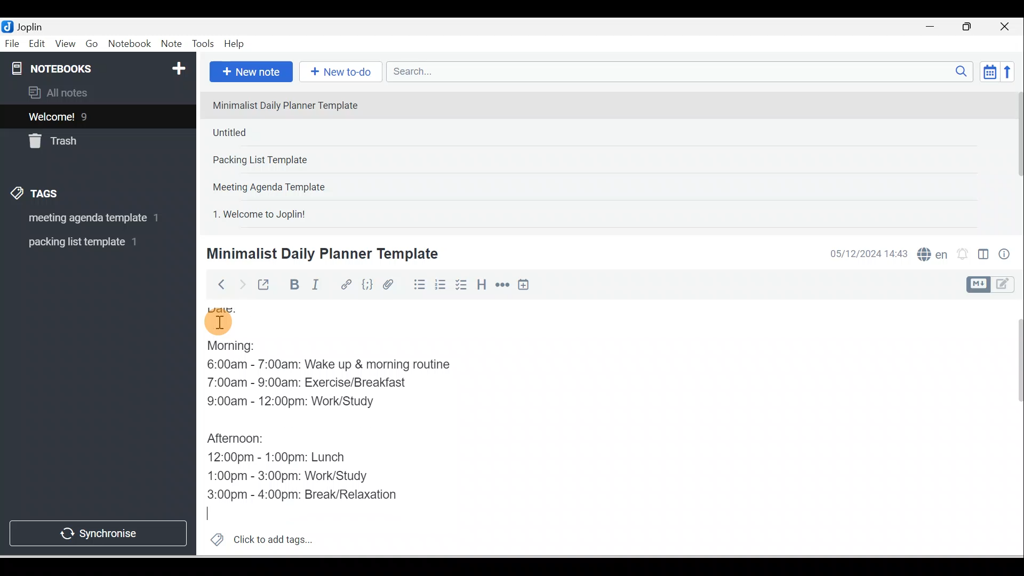 The width and height of the screenshot is (1024, 576). Describe the element at coordinates (523, 285) in the screenshot. I see `Insert time` at that location.